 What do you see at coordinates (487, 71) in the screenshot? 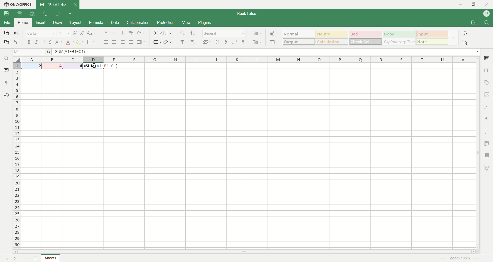
I see `table settings` at bounding box center [487, 71].